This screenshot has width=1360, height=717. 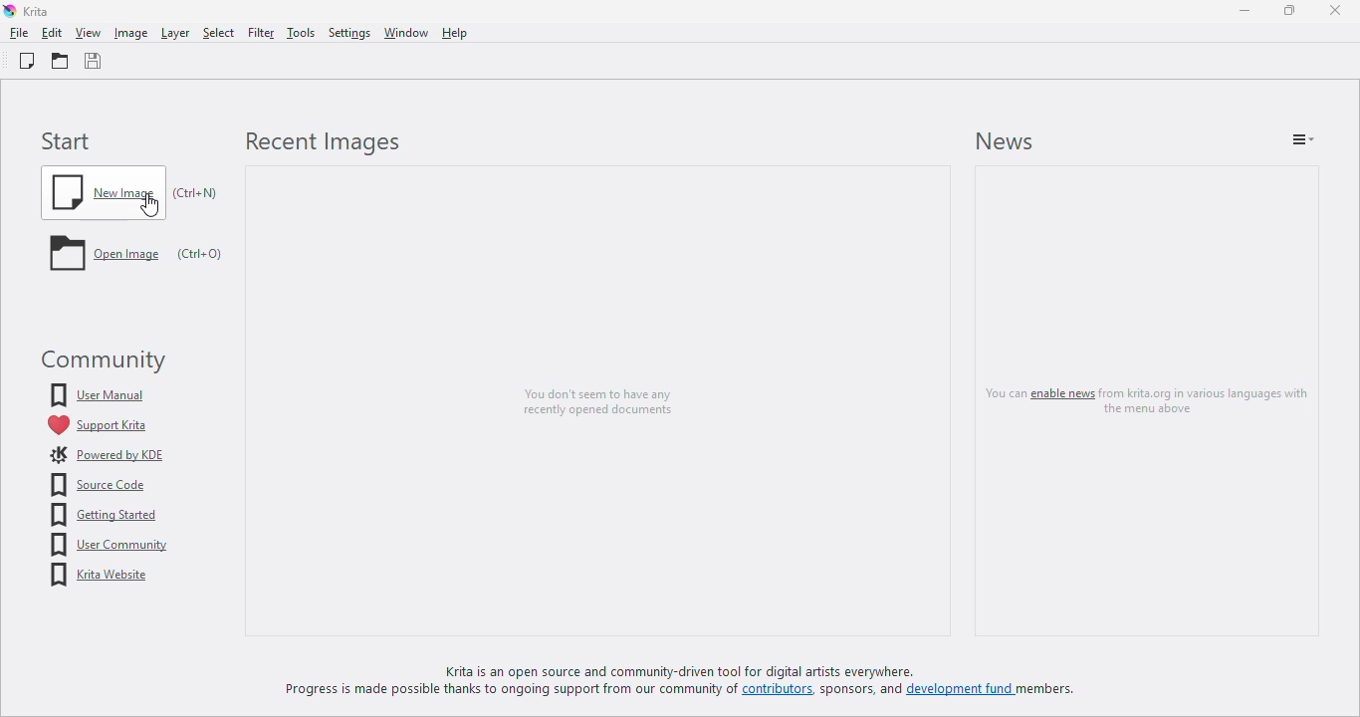 I want to click on support krita, so click(x=97, y=425).